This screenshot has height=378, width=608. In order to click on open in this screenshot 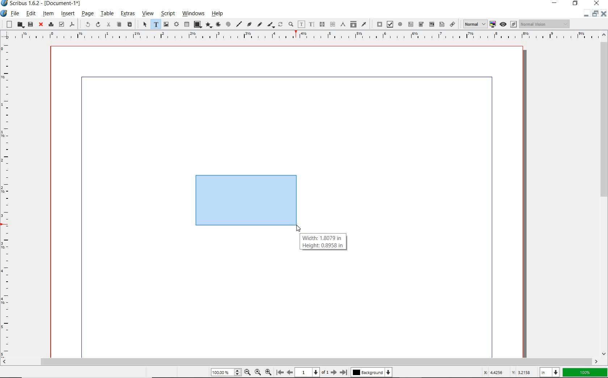, I will do `click(20, 25)`.